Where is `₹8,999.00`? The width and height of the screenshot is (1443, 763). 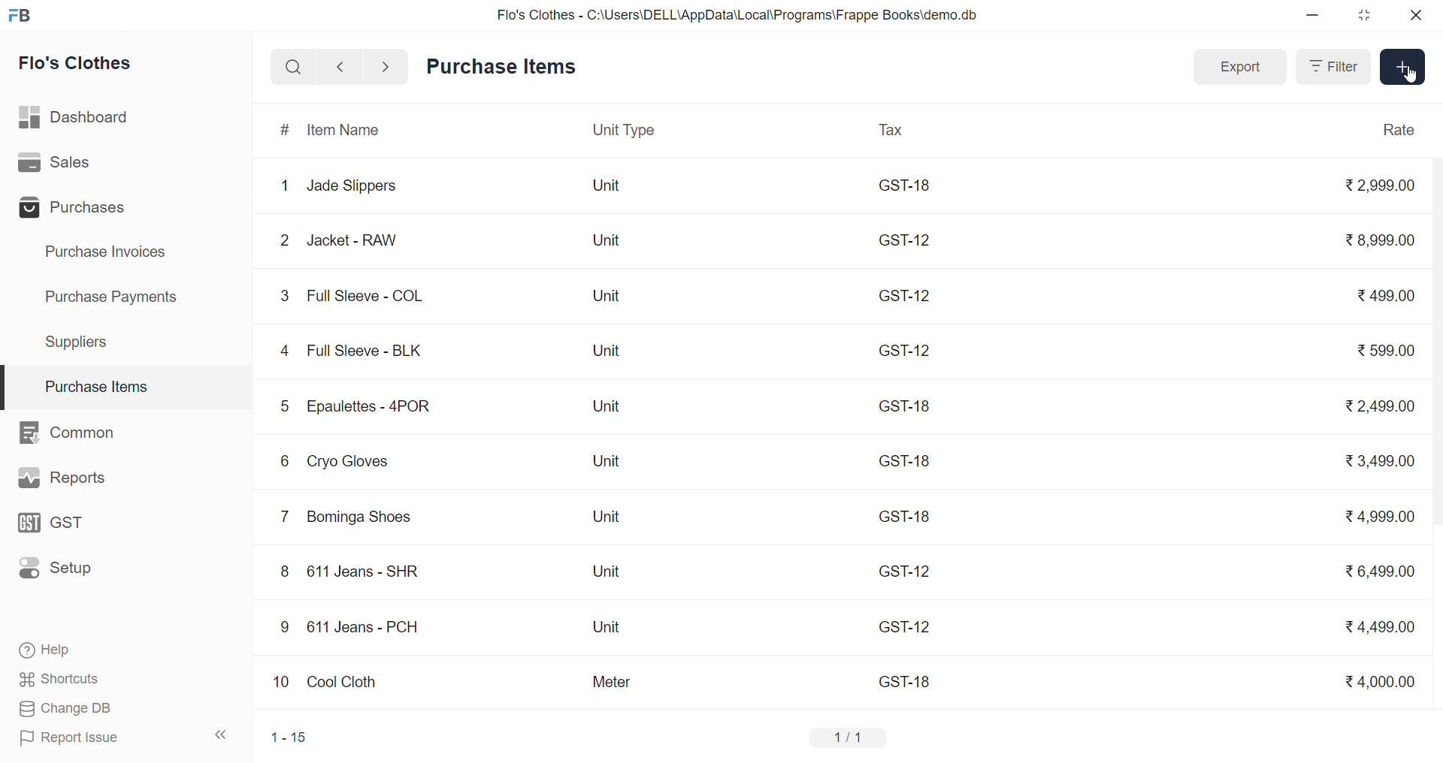
₹8,999.00 is located at coordinates (1375, 240).